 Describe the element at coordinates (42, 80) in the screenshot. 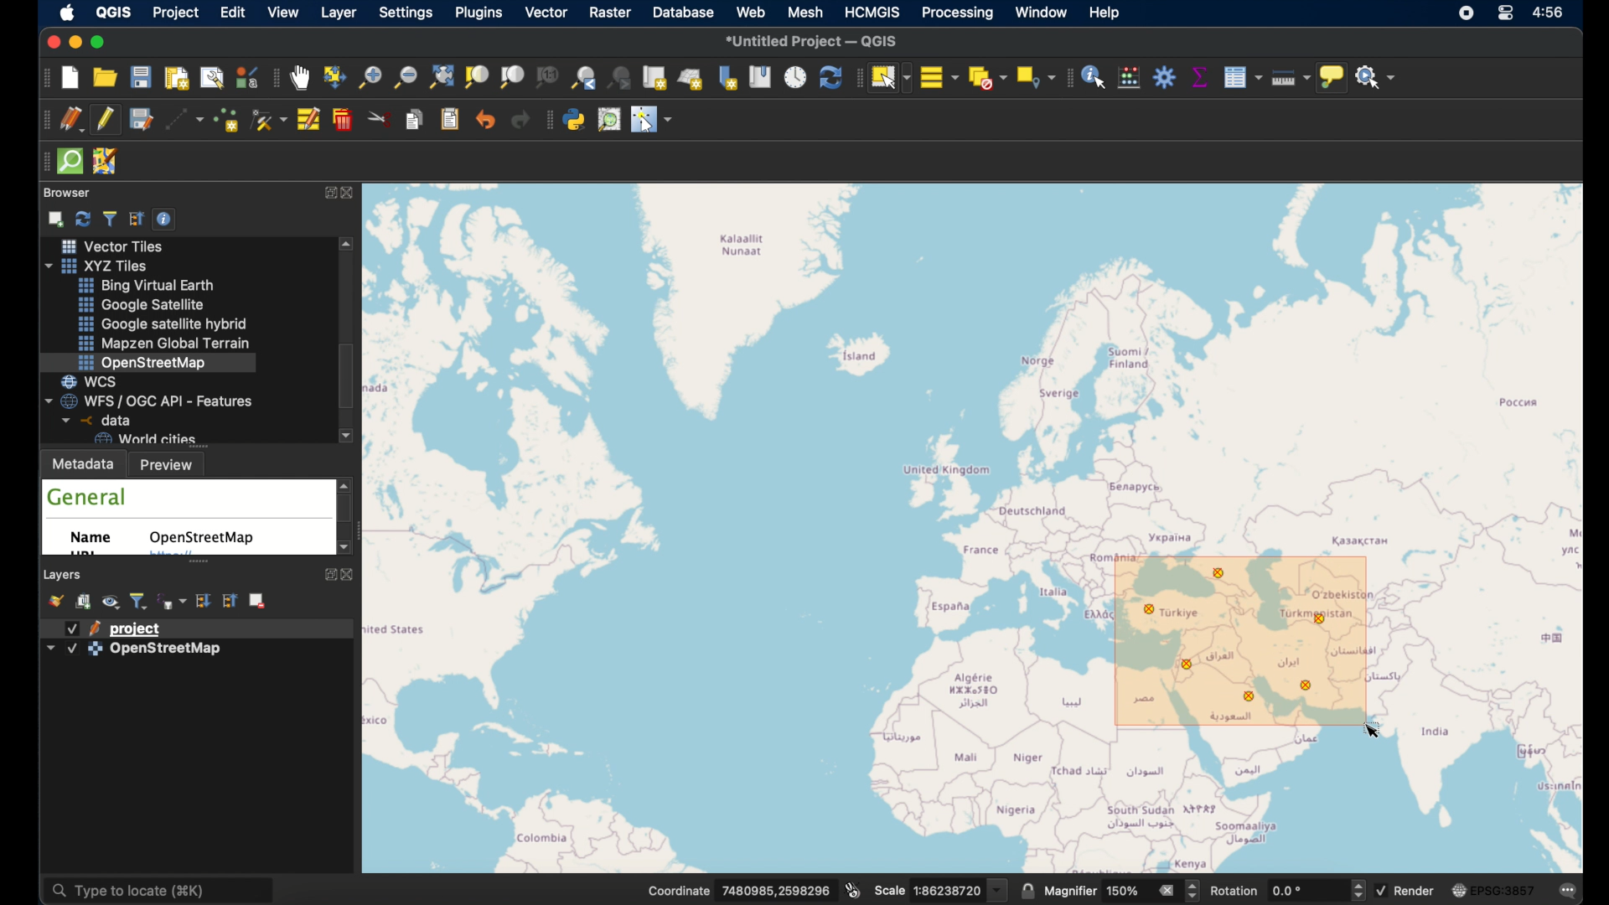

I see `project toolbar` at that location.